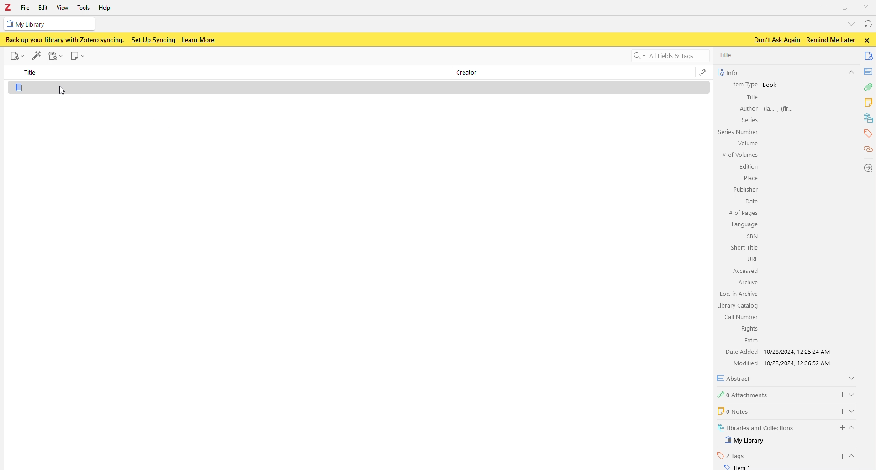 The image size is (876, 470). What do you see at coordinates (665, 57) in the screenshot?
I see `All fields and tags` at bounding box center [665, 57].